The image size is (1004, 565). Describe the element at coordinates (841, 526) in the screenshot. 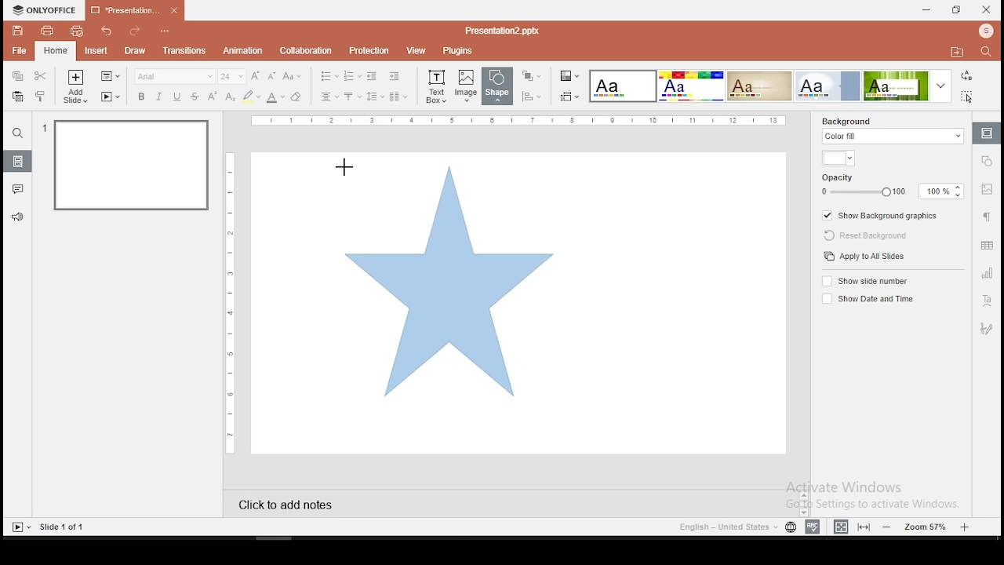

I see `fit to width` at that location.